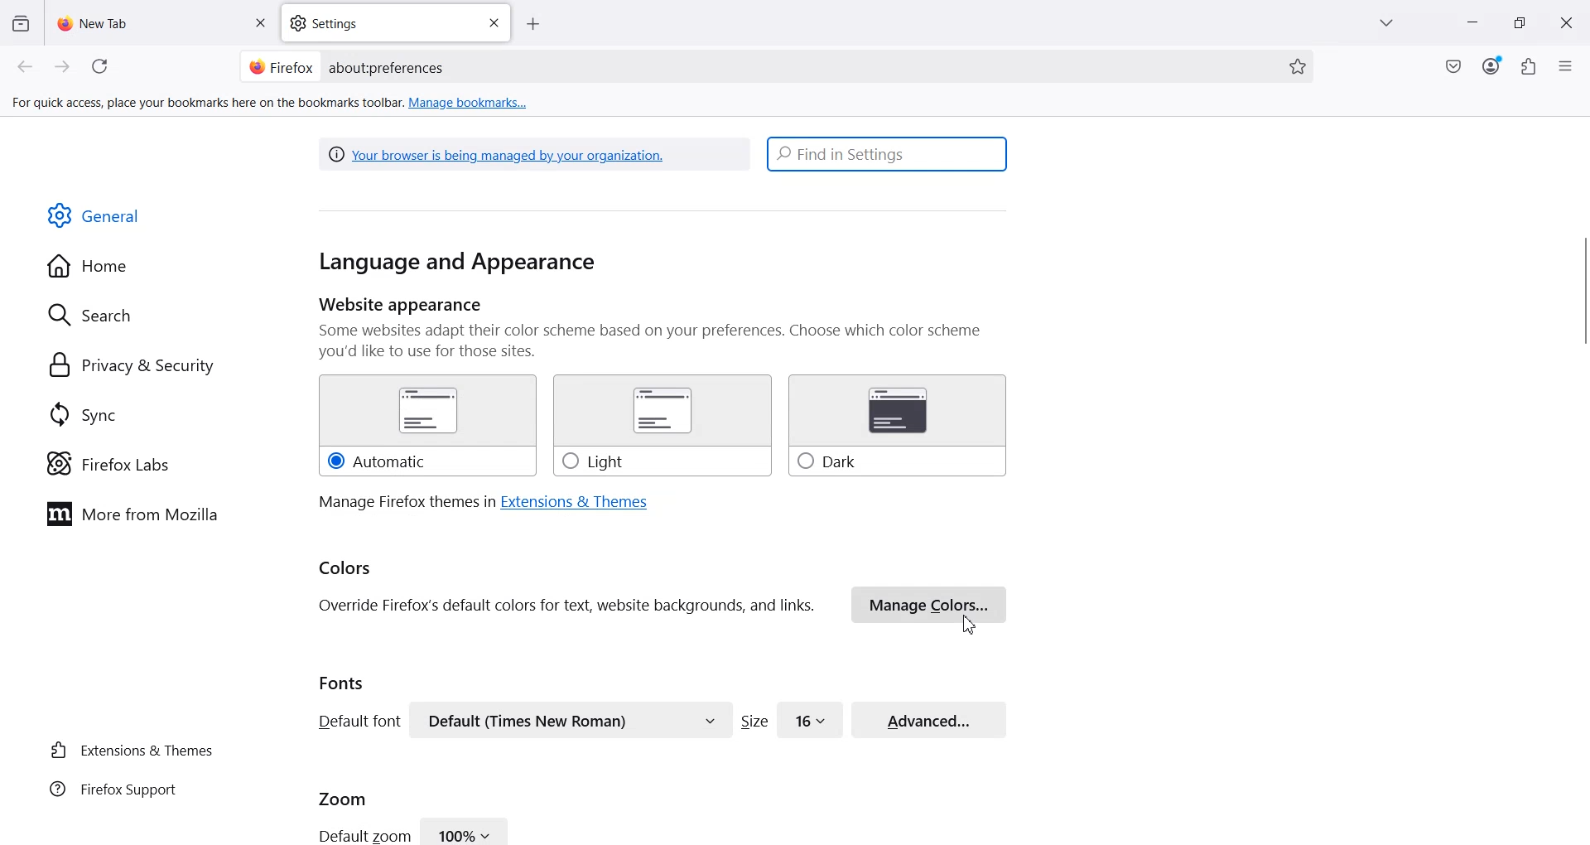 This screenshot has height=845, width=1590. What do you see at coordinates (465, 830) in the screenshot?
I see `100%` at bounding box center [465, 830].